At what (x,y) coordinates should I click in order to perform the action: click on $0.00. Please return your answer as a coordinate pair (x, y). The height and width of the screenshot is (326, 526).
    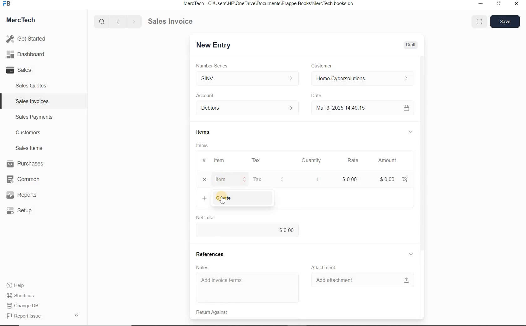
    Looking at the image, I should click on (247, 230).